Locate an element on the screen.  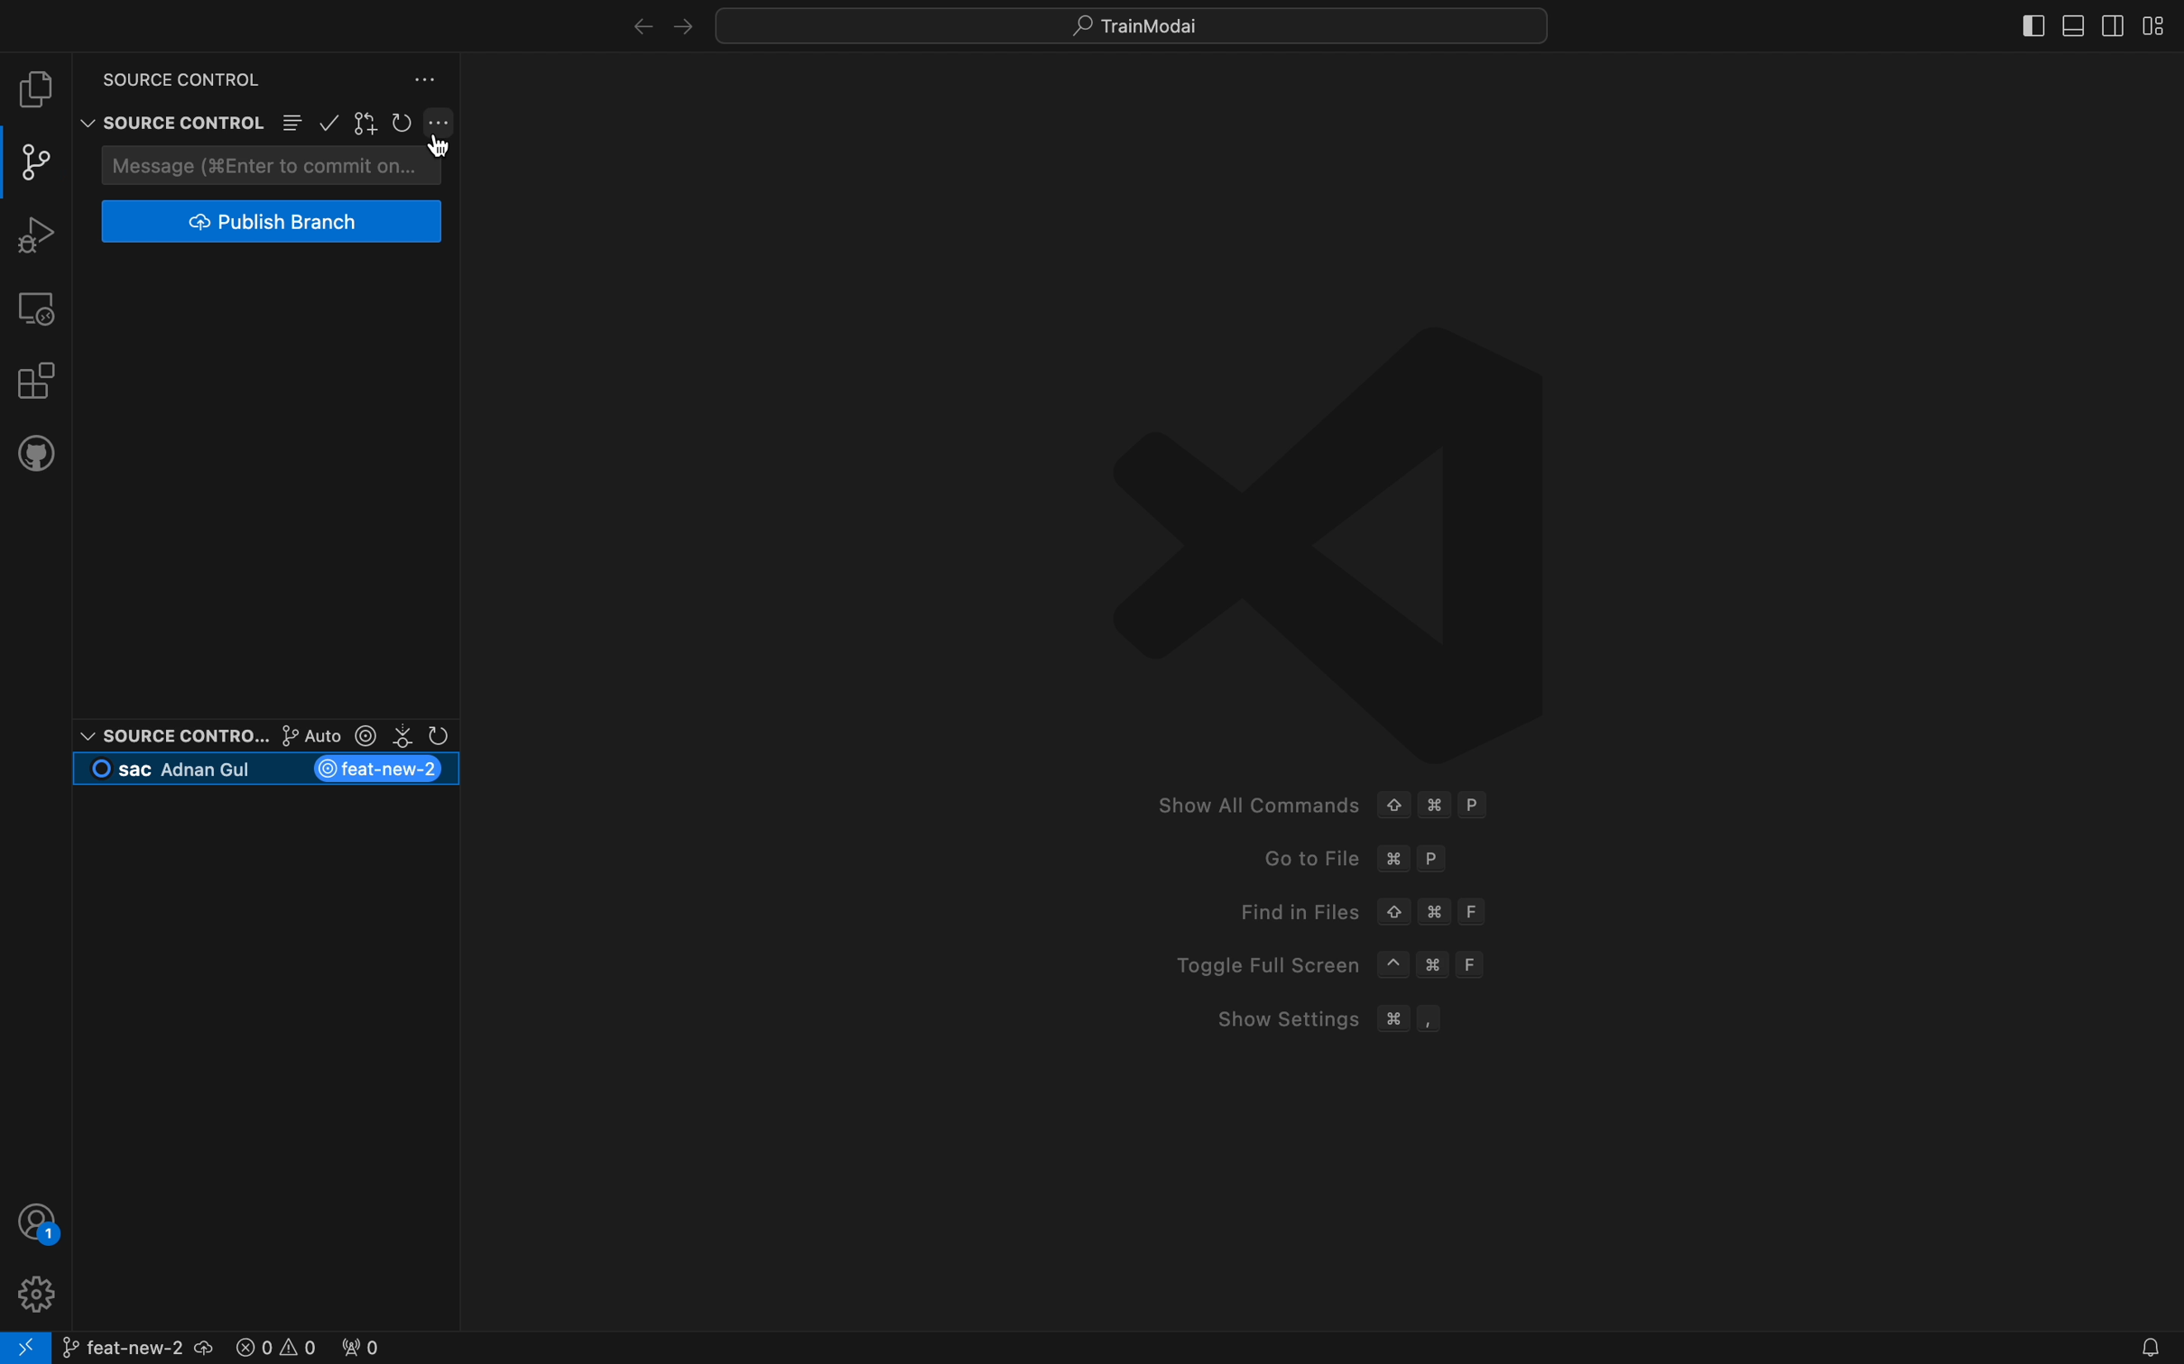
Toggle Full Screen is located at coordinates (1255, 965).